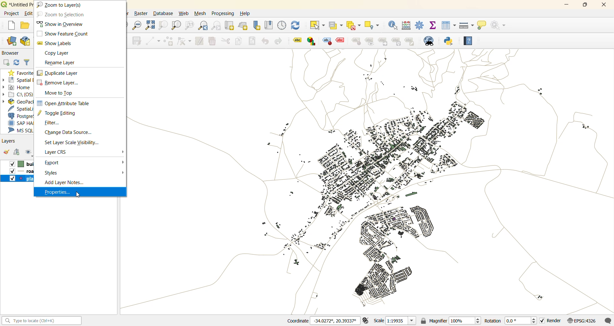  I want to click on show tips, so click(484, 26).